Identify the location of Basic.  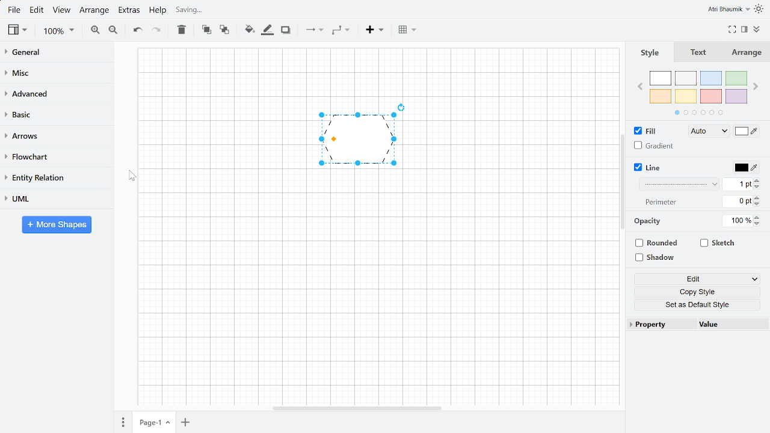
(56, 114).